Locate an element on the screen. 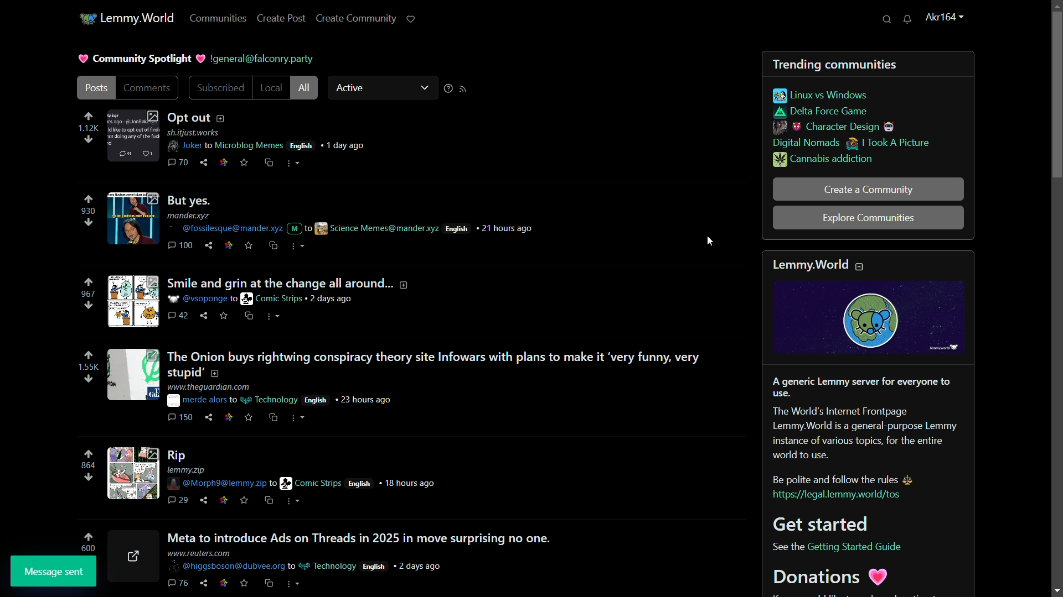 This screenshot has width=1063, height=597. create a community is located at coordinates (866, 190).